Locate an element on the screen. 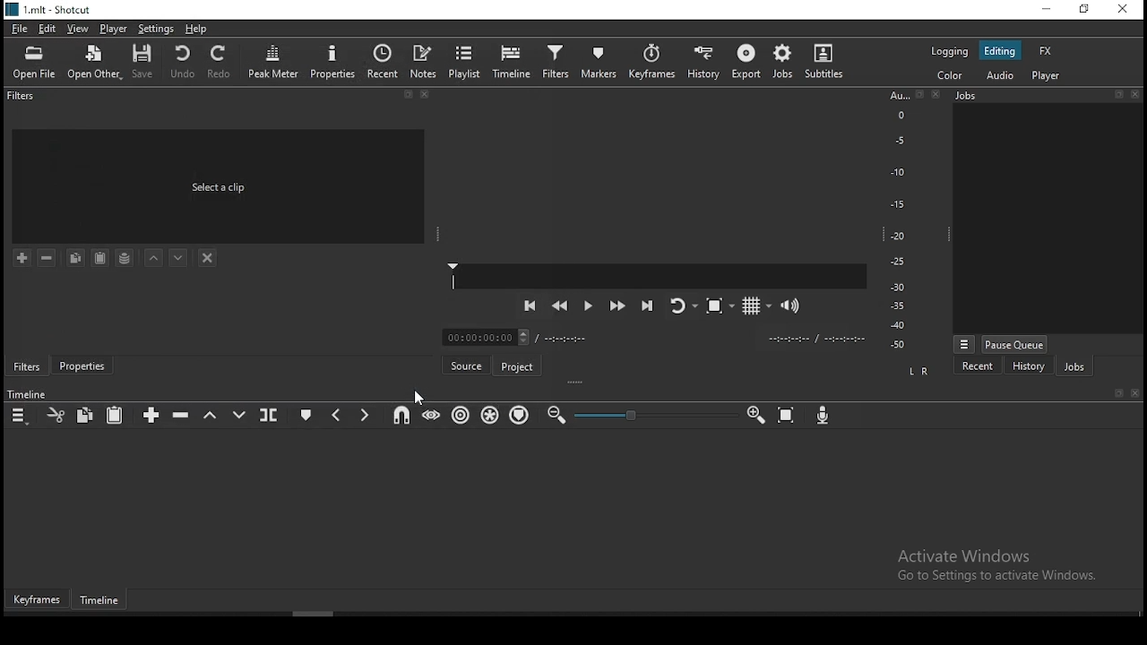  Left and Right is located at coordinates (921, 371).